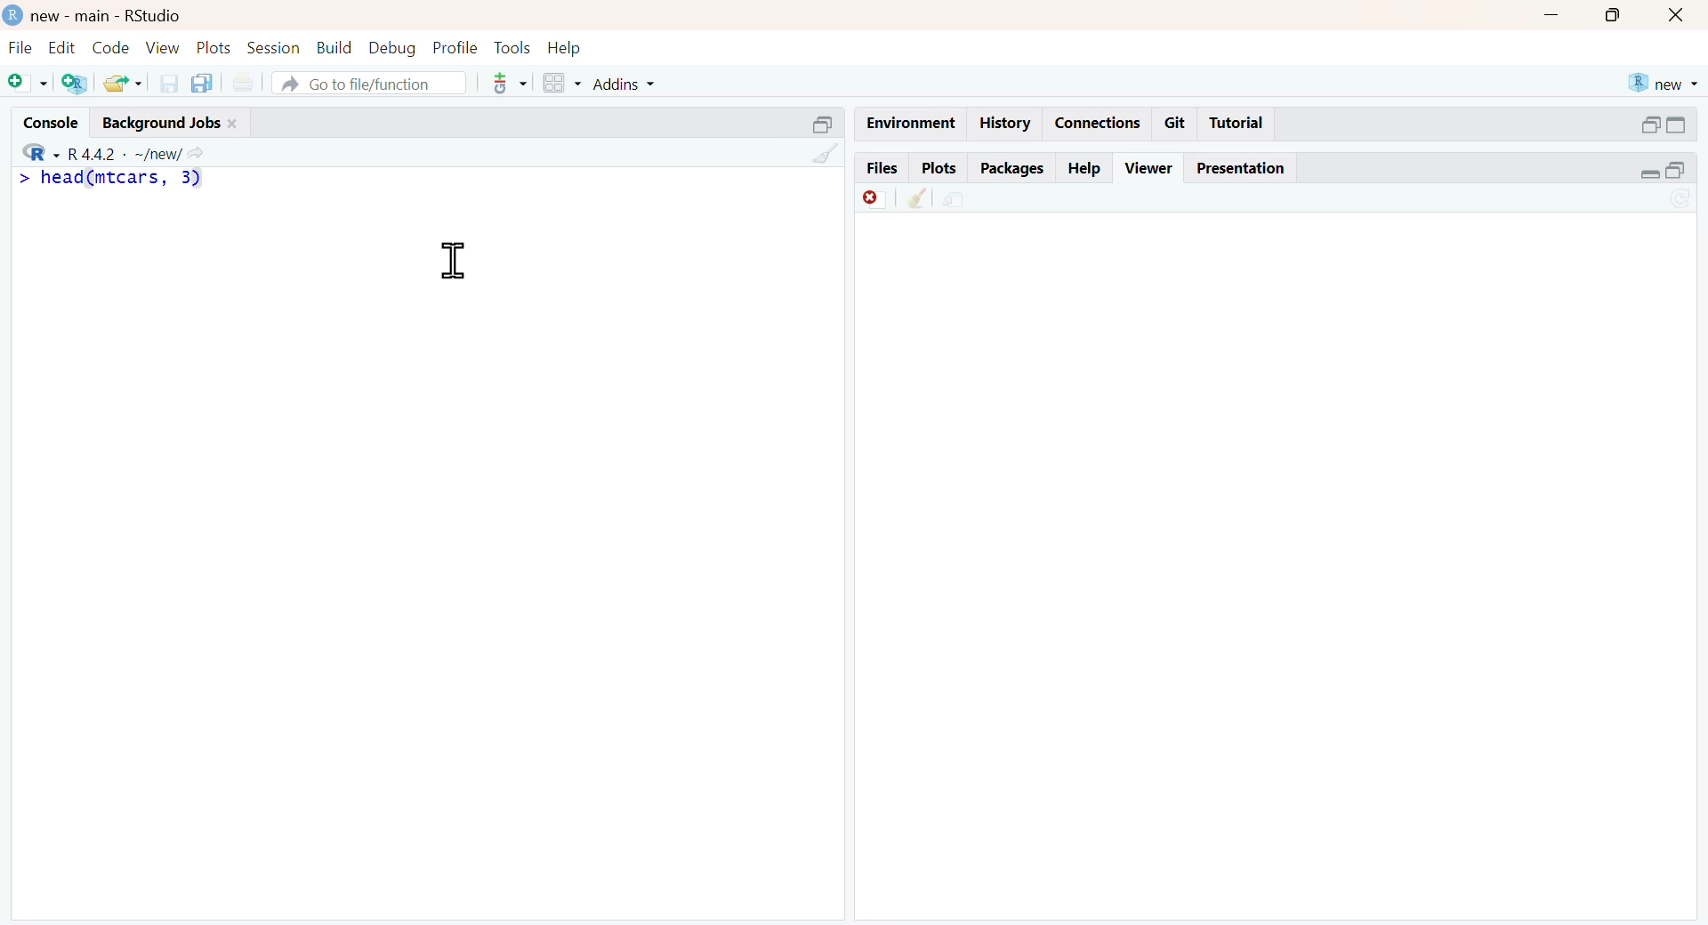 This screenshot has height=925, width=1708. I want to click on Save all open documents, so click(202, 83).